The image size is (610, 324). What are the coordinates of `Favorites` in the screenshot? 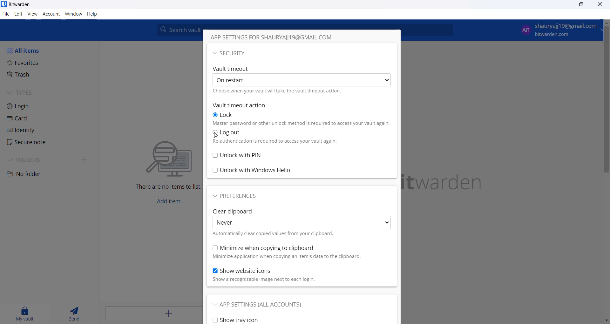 It's located at (25, 63).